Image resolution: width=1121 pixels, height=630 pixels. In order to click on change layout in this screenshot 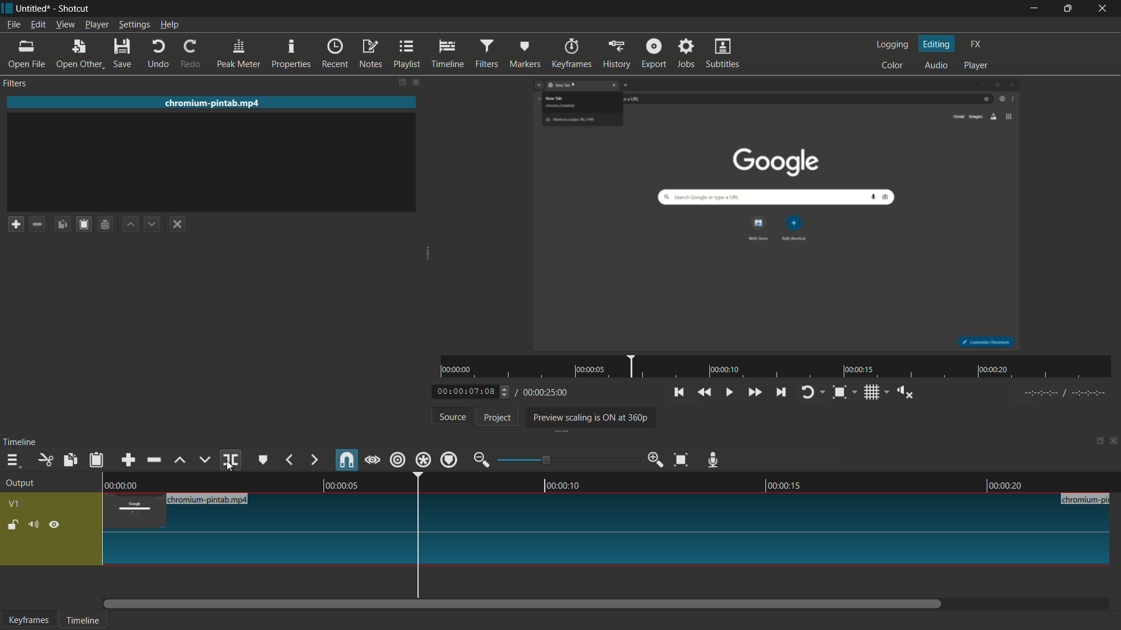, I will do `click(1096, 444)`.